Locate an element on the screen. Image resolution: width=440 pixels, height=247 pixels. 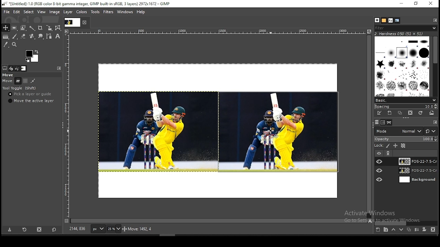
device status is located at coordinates (11, 68).